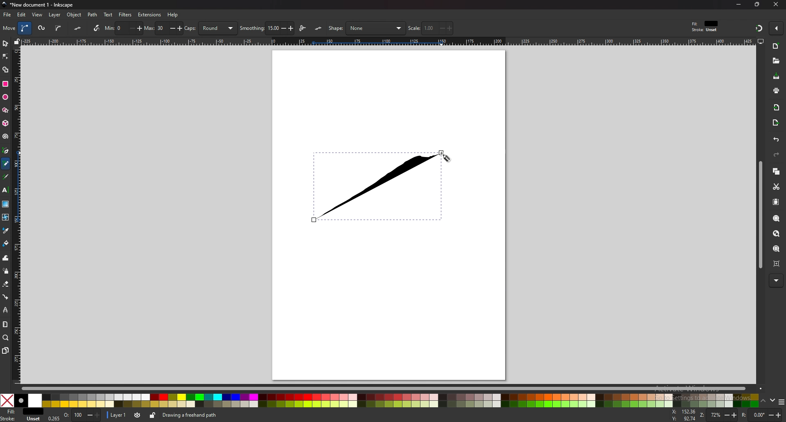  Describe the element at coordinates (776, 4) in the screenshot. I see `close` at that location.